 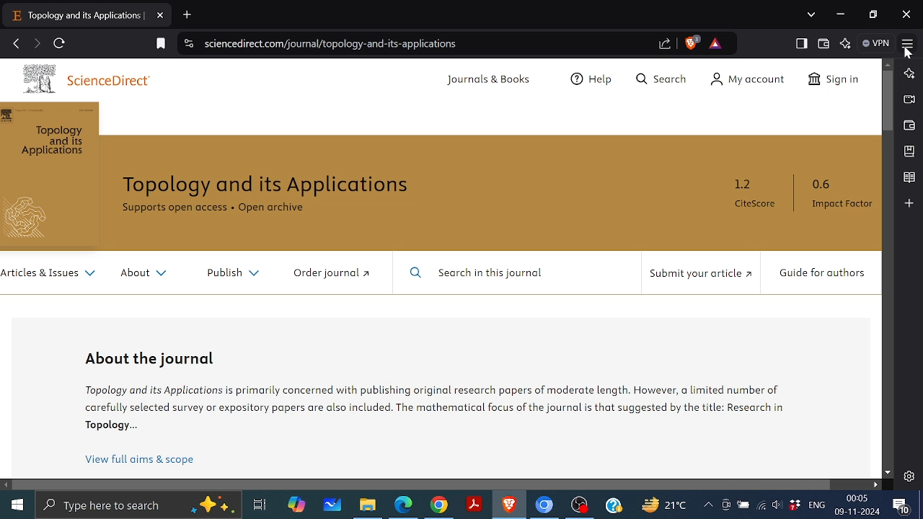 What do you see at coordinates (714, 43) in the screenshot?
I see `Brave Rewards` at bounding box center [714, 43].